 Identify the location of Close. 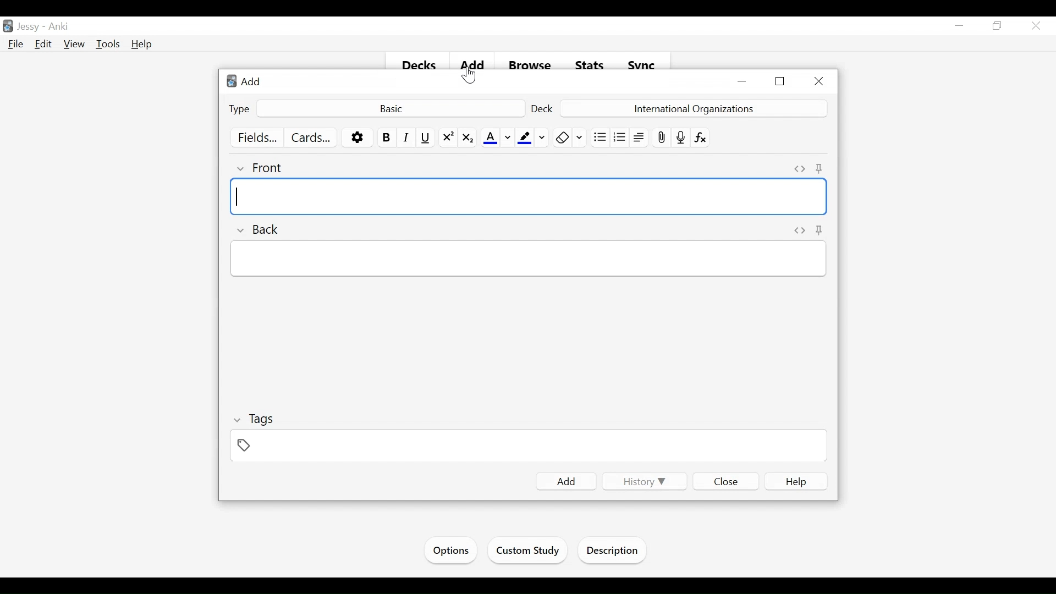
(725, 481).